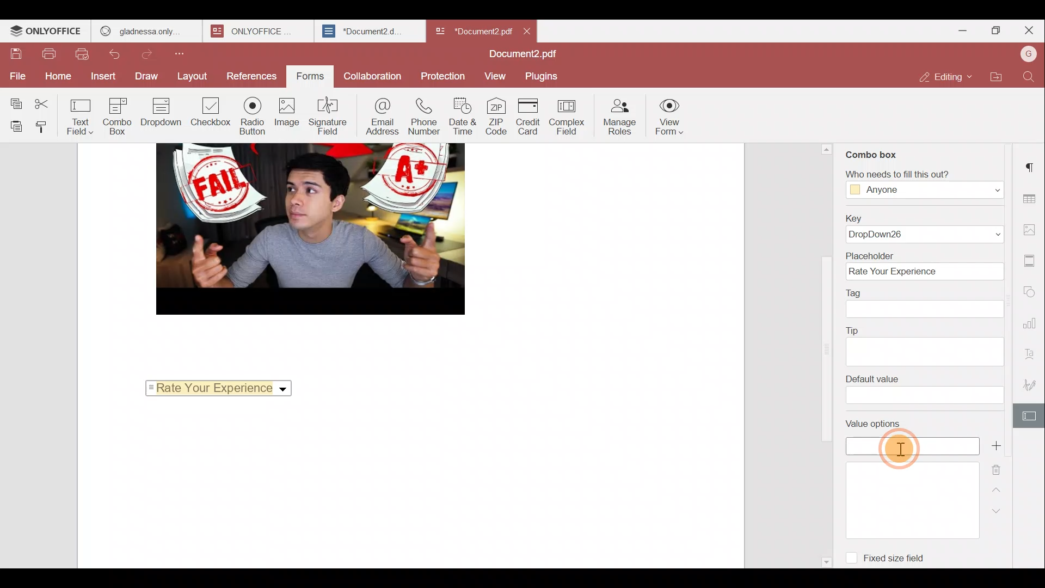  Describe the element at coordinates (216, 387) in the screenshot. I see `rate your experience` at that location.